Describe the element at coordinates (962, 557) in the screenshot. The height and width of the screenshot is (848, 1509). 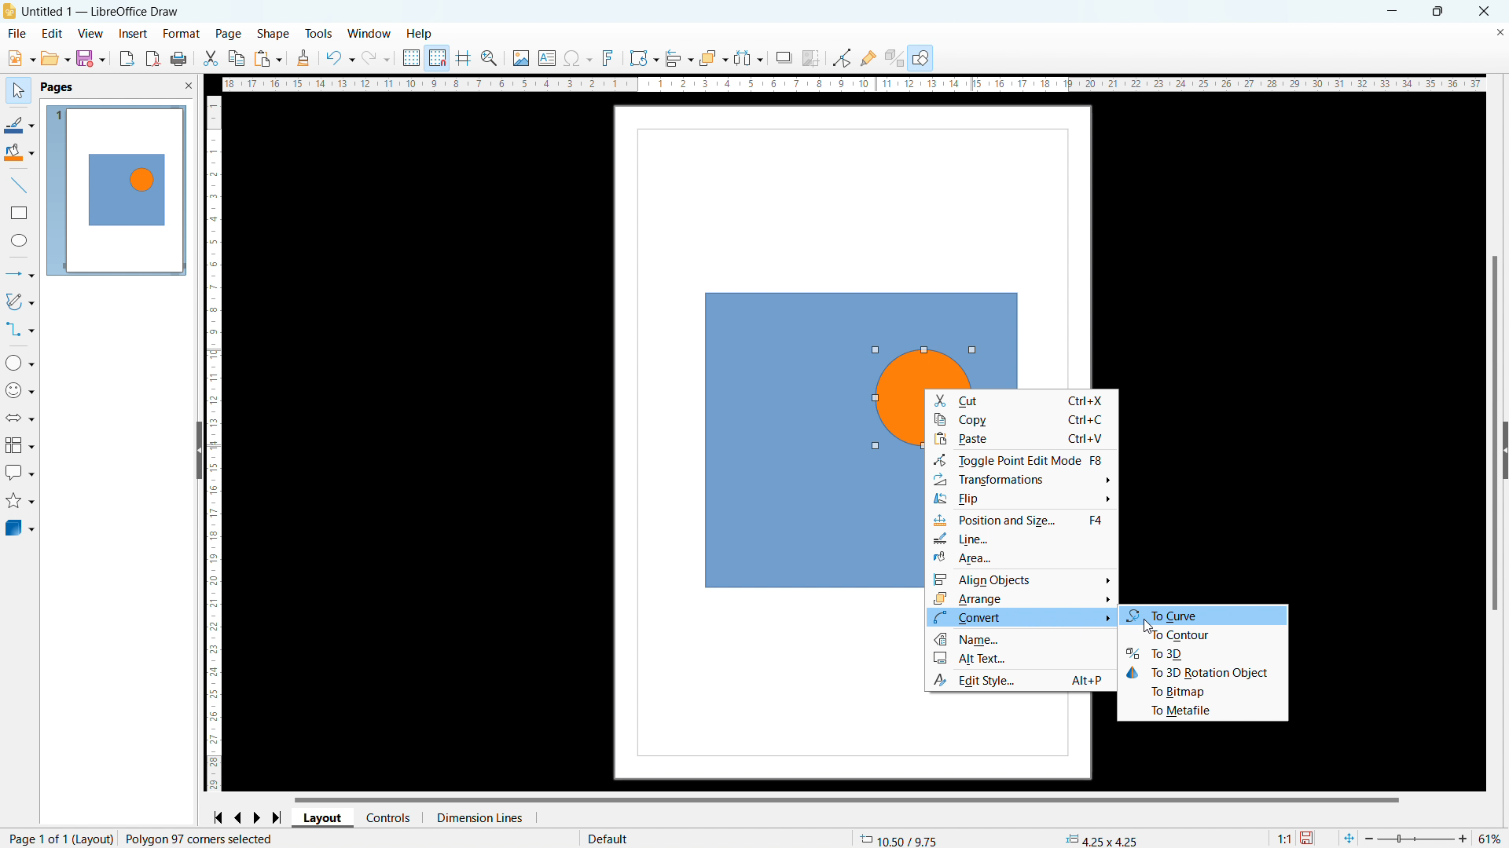
I see `Area` at that location.